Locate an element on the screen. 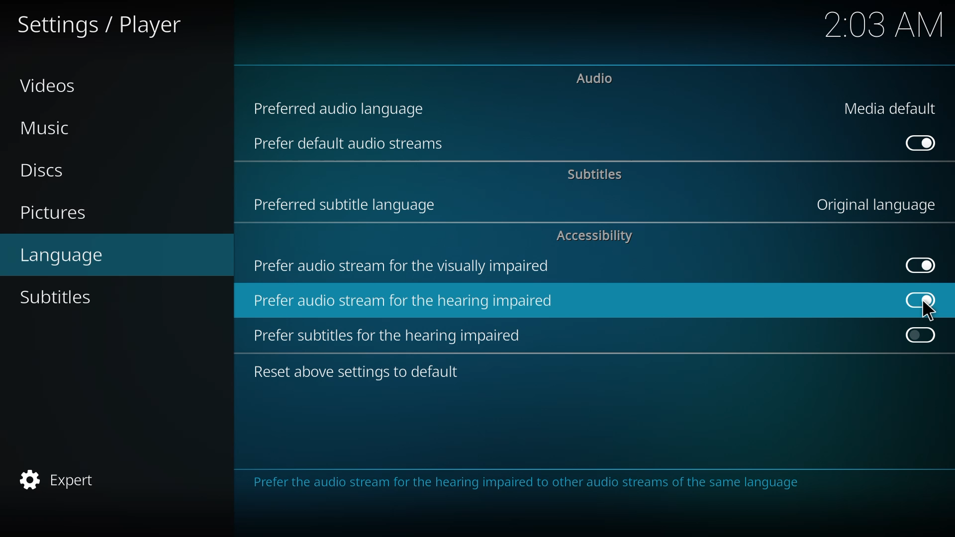 The height and width of the screenshot is (537, 955). prefer audio stream for visually impaired is located at coordinates (404, 266).